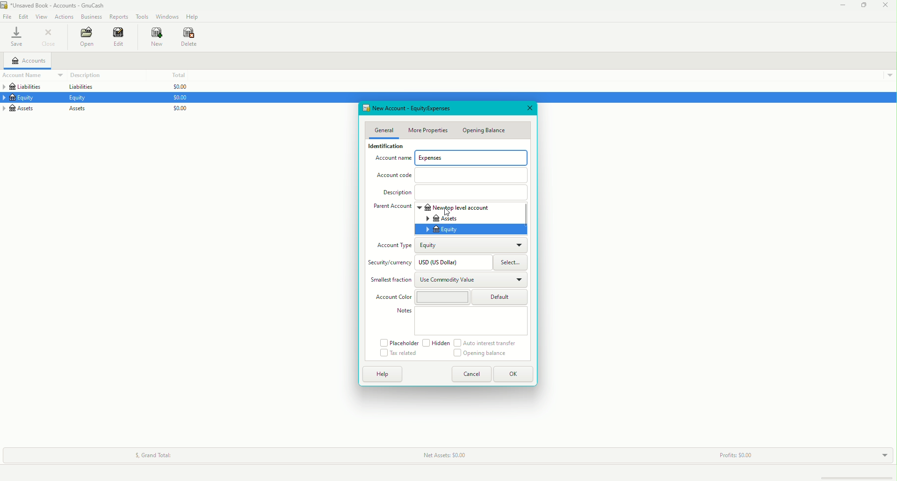 The image size is (897, 481). Describe the element at coordinates (141, 15) in the screenshot. I see `Tools` at that location.